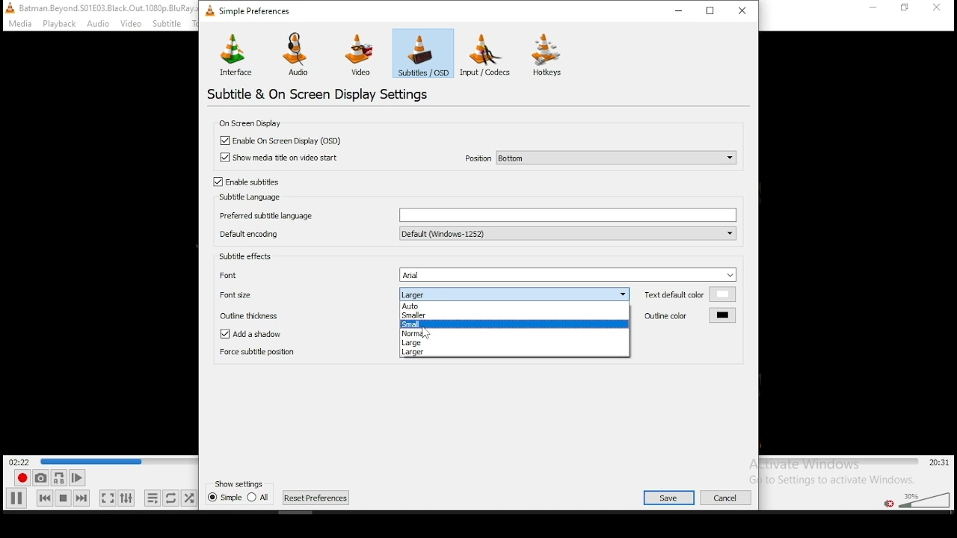 The height and width of the screenshot is (538, 957). Describe the element at coordinates (923, 498) in the screenshot. I see `volume` at that location.